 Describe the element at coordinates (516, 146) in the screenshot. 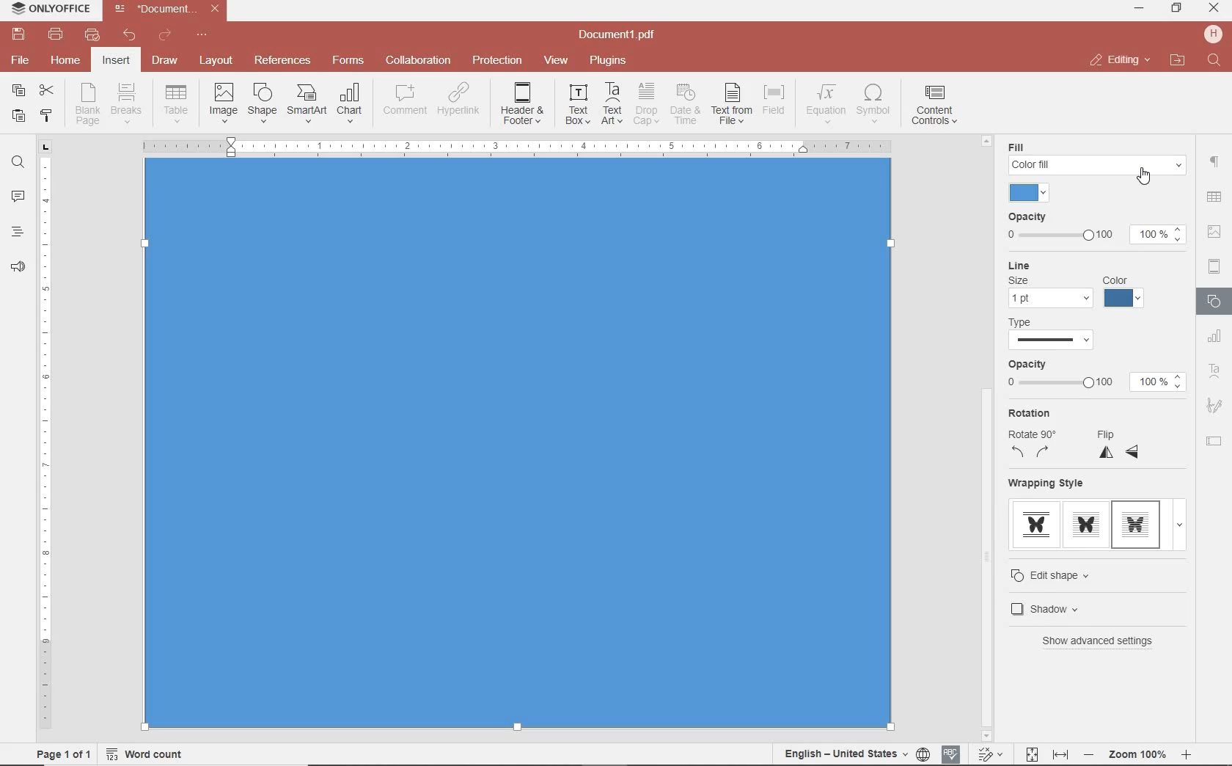

I see `` at that location.